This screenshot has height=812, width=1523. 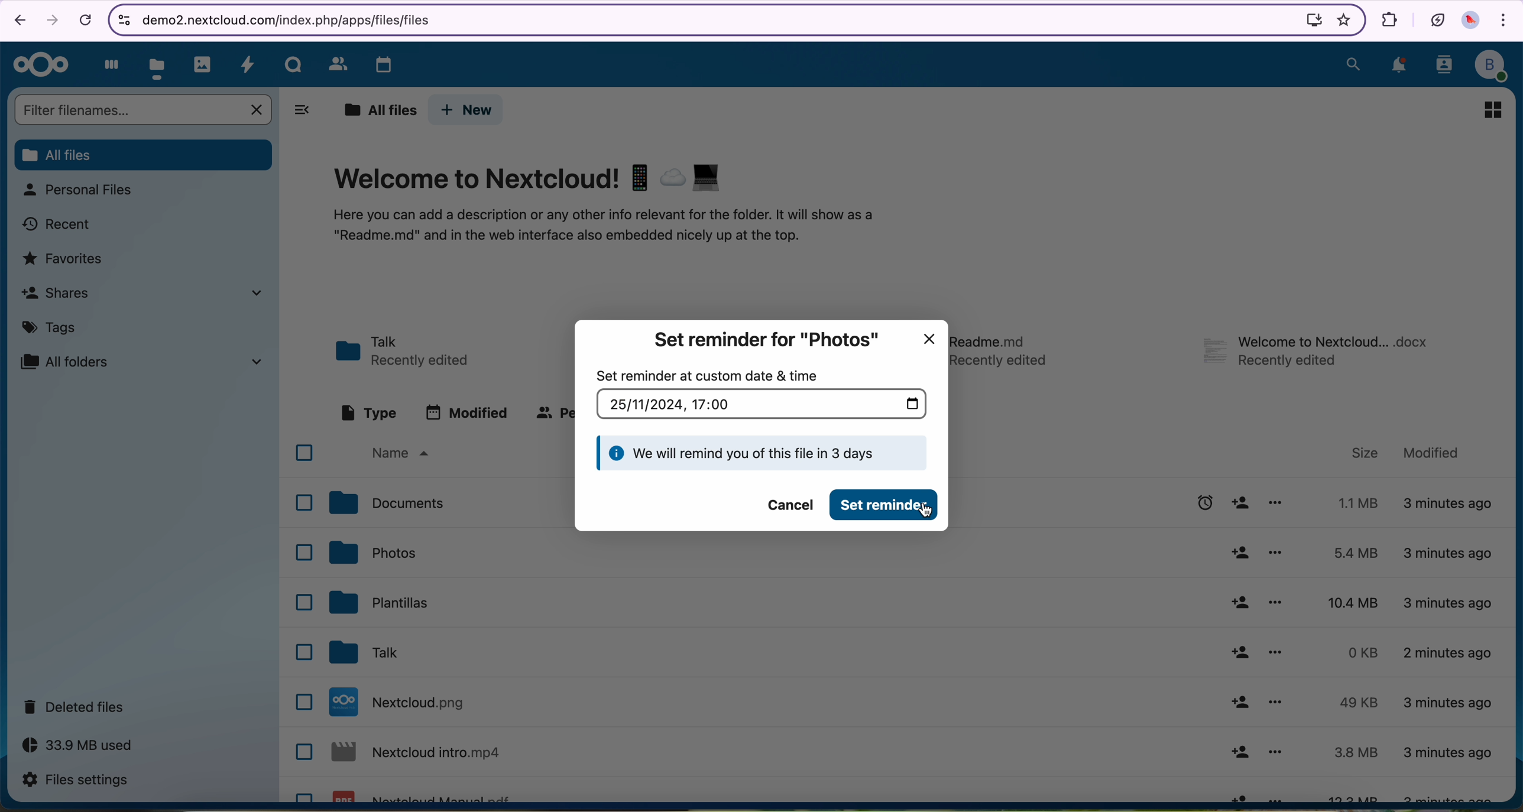 What do you see at coordinates (934, 334) in the screenshot?
I see `close` at bounding box center [934, 334].